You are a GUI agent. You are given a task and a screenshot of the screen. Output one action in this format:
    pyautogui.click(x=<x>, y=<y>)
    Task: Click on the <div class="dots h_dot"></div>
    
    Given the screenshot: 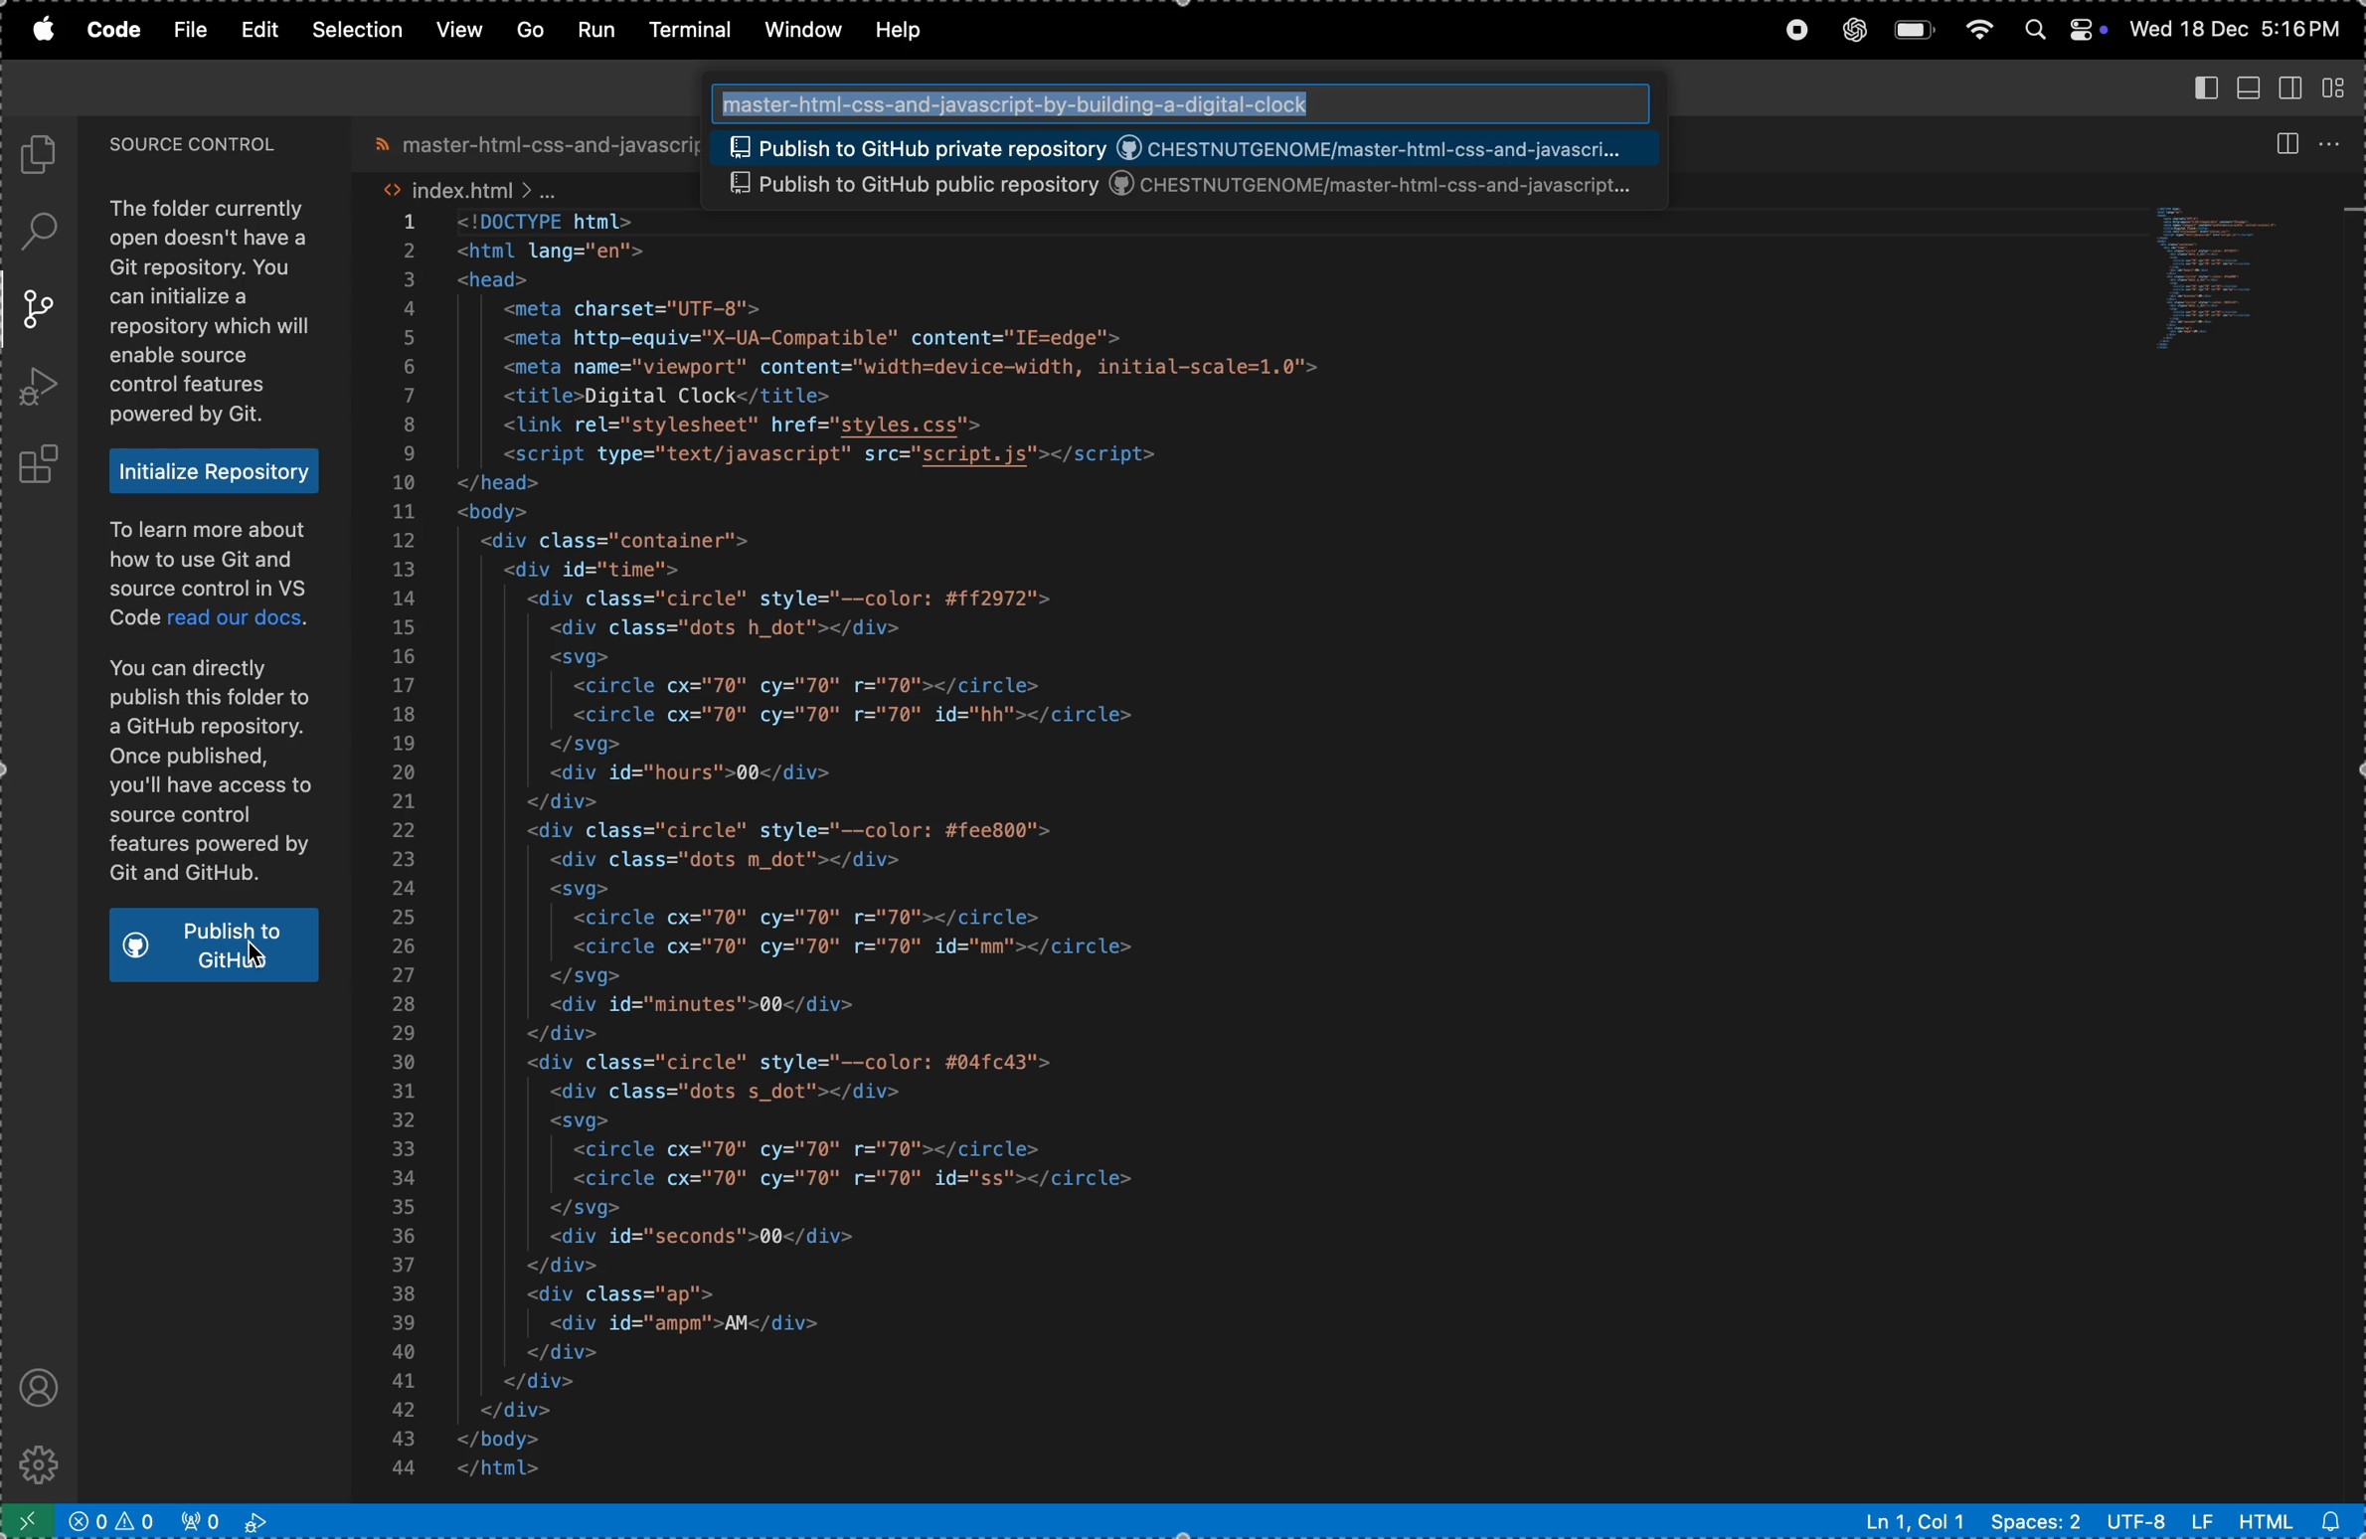 What is the action you would take?
    pyautogui.click(x=755, y=627)
    